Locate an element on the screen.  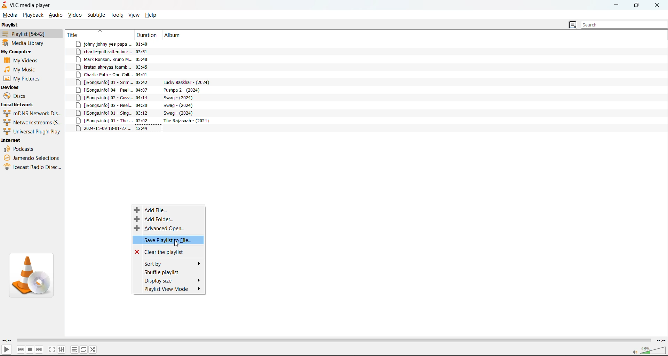
track 11 title, duration and album details is located at coordinates (145, 122).